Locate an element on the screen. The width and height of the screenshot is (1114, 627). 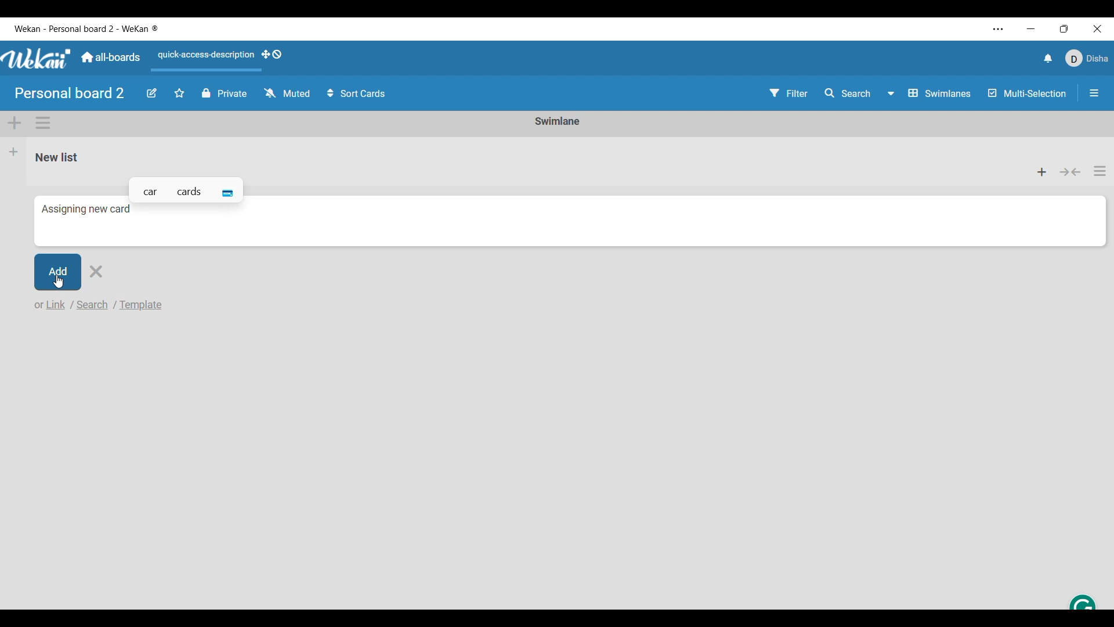
Add list is located at coordinates (14, 152).